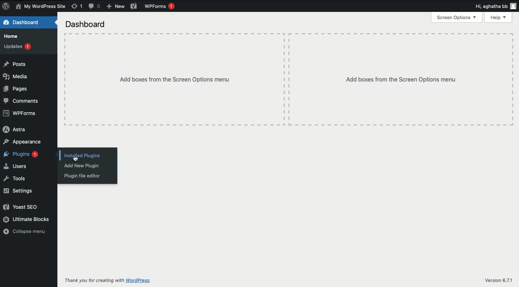 This screenshot has width=519, height=287. I want to click on WPForms, so click(24, 114).